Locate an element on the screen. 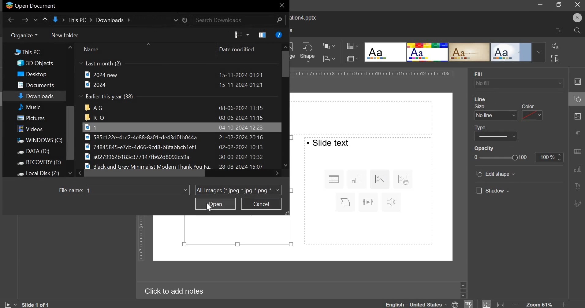 The width and height of the screenshot is (585, 308). align object is located at coordinates (328, 59).